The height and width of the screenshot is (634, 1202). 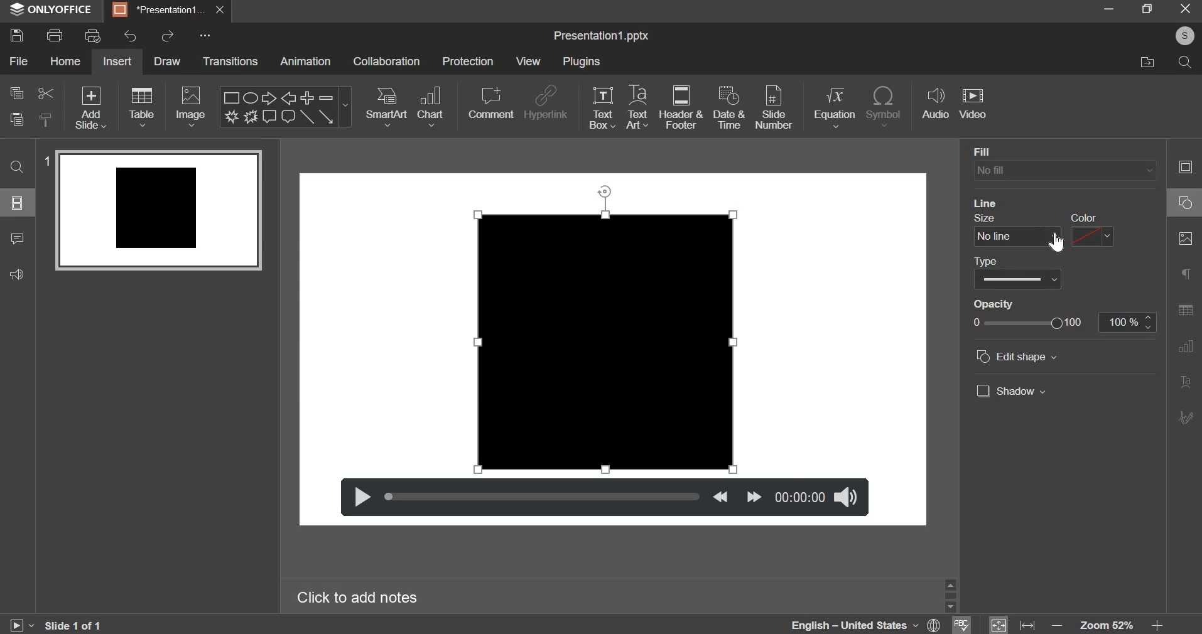 I want to click on edit shape, so click(x=1014, y=357).